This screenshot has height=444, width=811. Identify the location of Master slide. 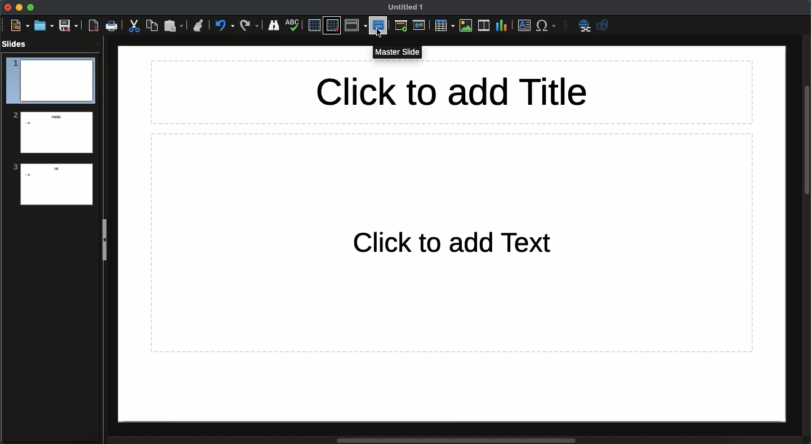
(380, 23).